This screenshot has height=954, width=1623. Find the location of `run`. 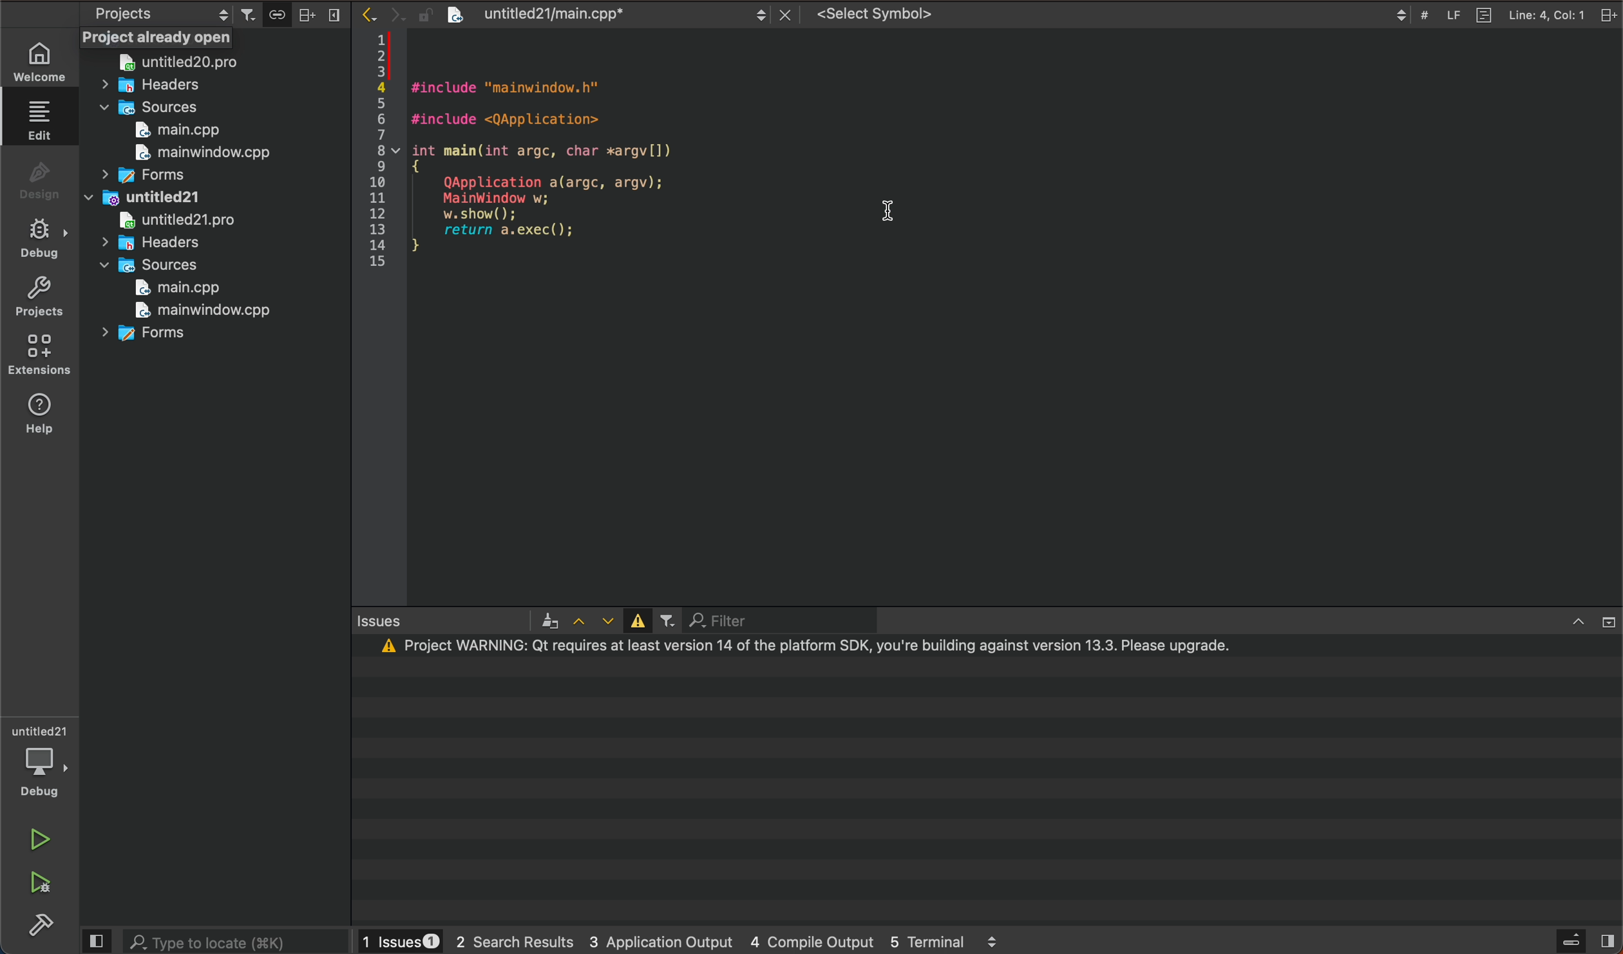

run is located at coordinates (41, 839).